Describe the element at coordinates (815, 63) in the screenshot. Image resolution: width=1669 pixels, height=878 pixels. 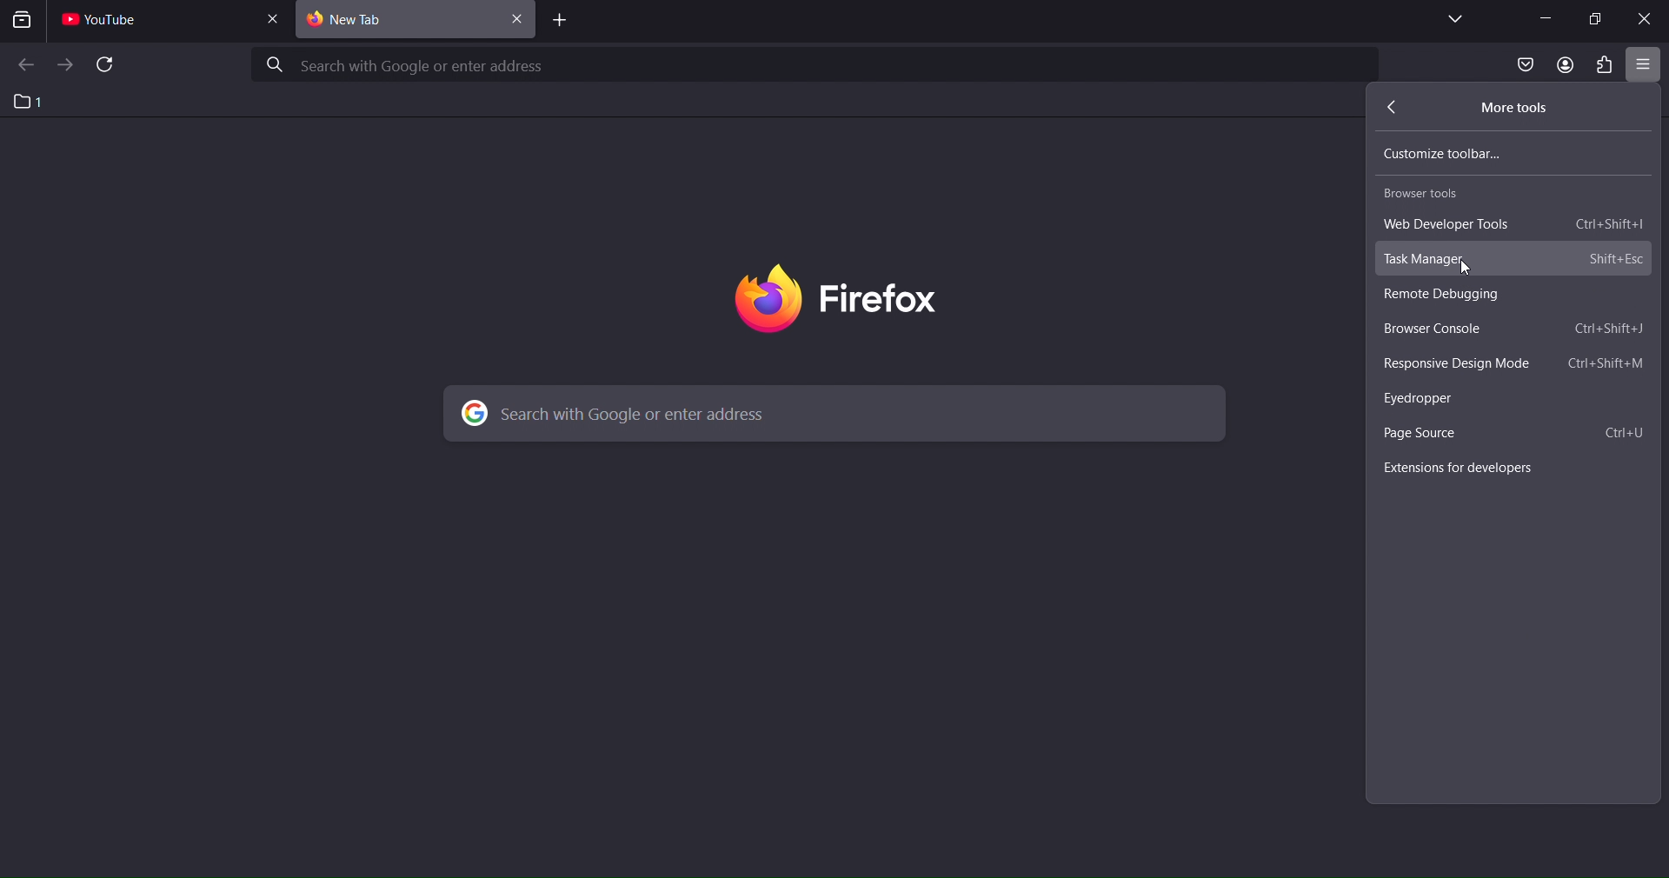
I see `search with Google or enter address` at that location.